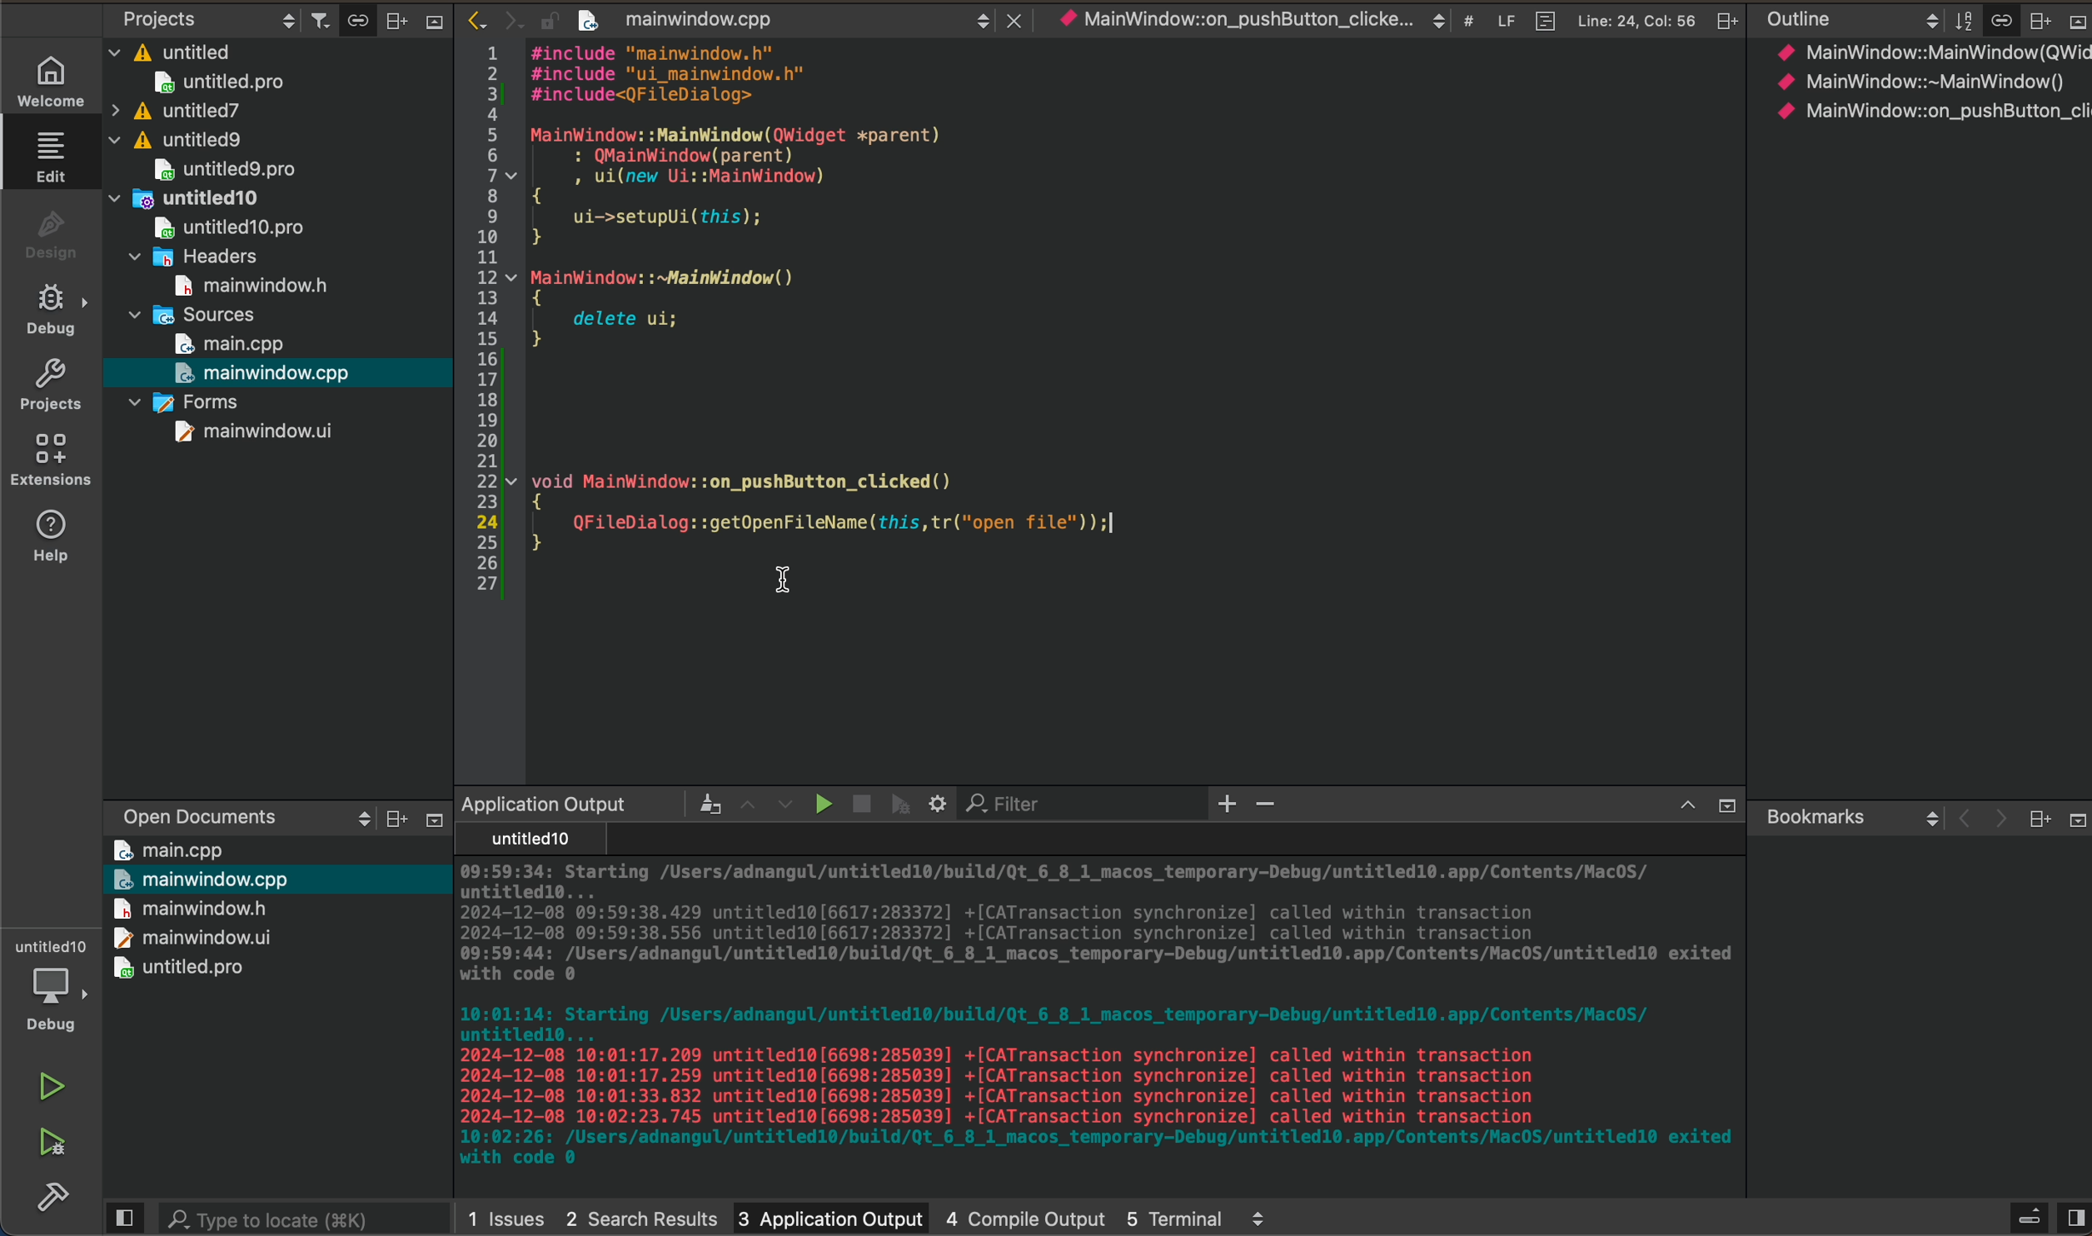 Image resolution: width=2092 pixels, height=1236 pixels. What do you see at coordinates (124, 1219) in the screenshot?
I see `split` at bounding box center [124, 1219].